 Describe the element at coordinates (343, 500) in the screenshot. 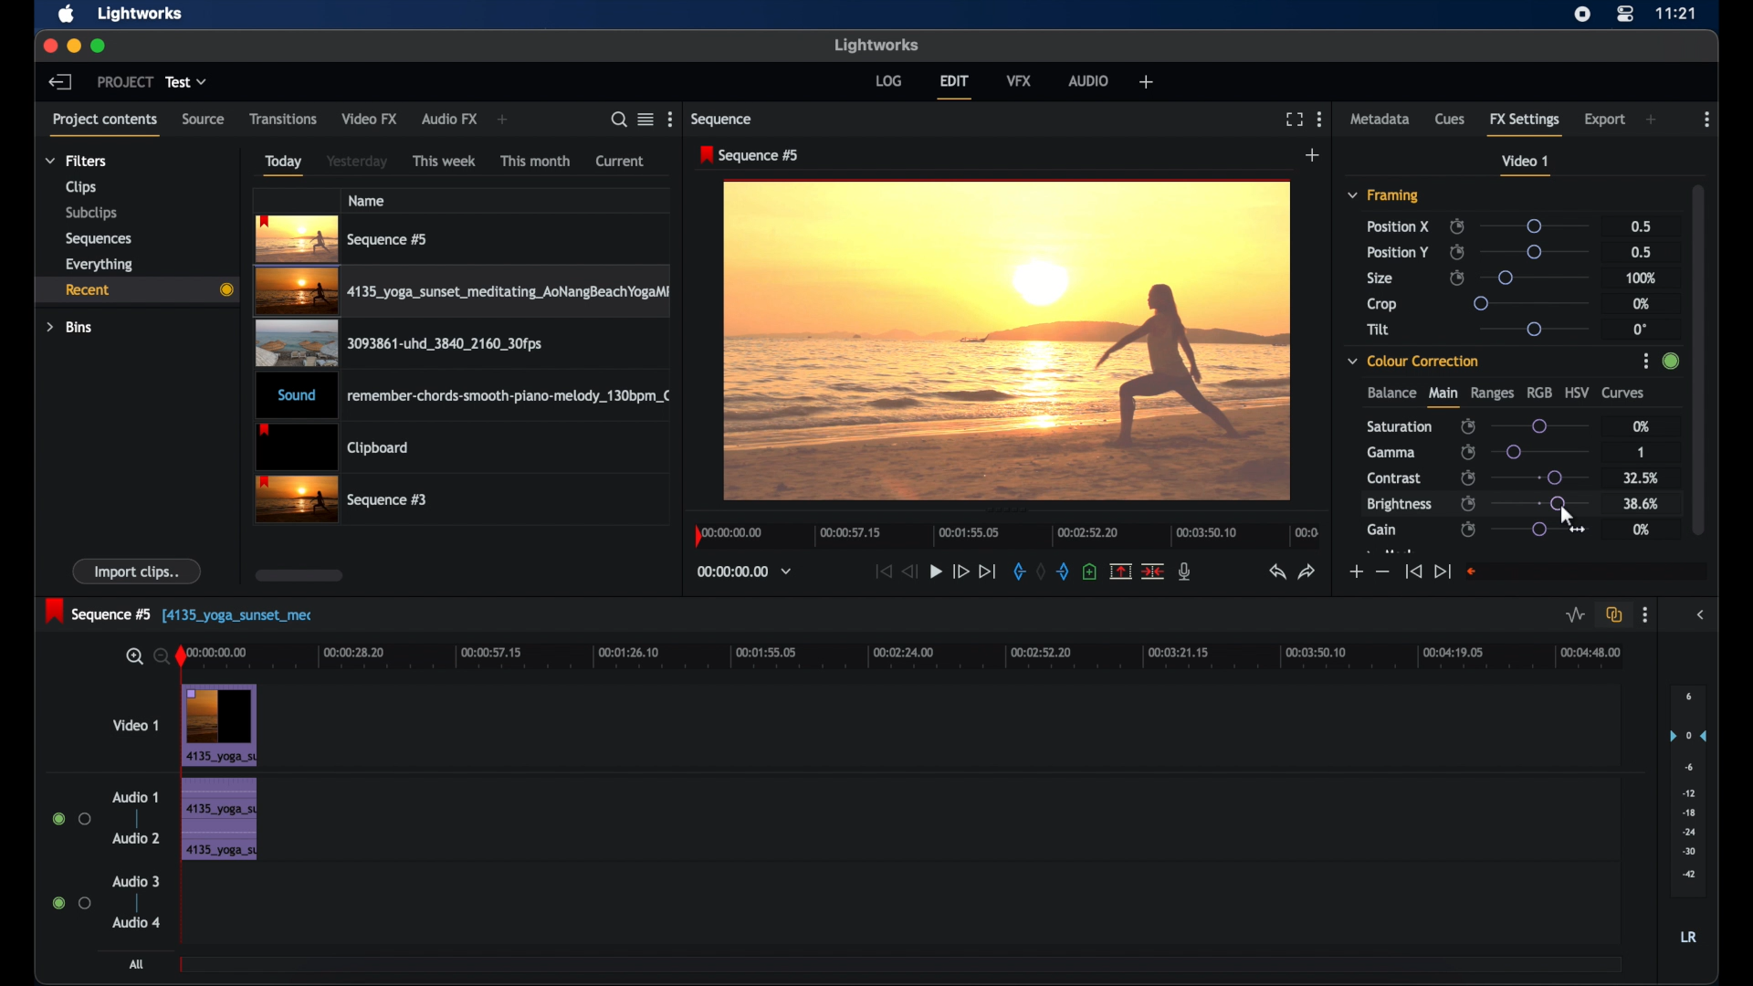

I see `video clip` at that location.